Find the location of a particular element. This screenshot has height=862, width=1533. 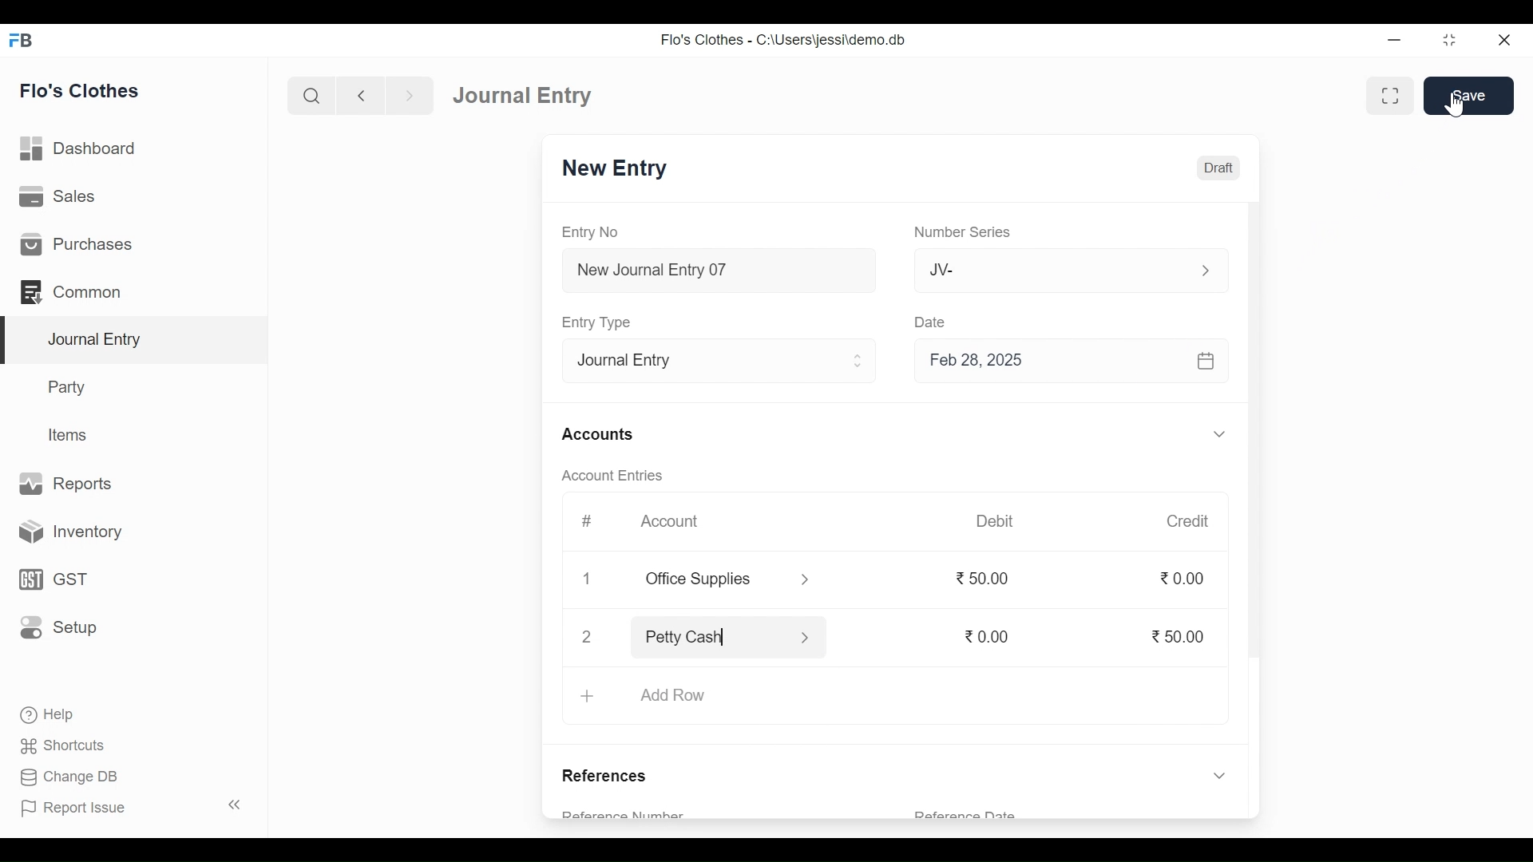

Expand is located at coordinates (1204, 271).